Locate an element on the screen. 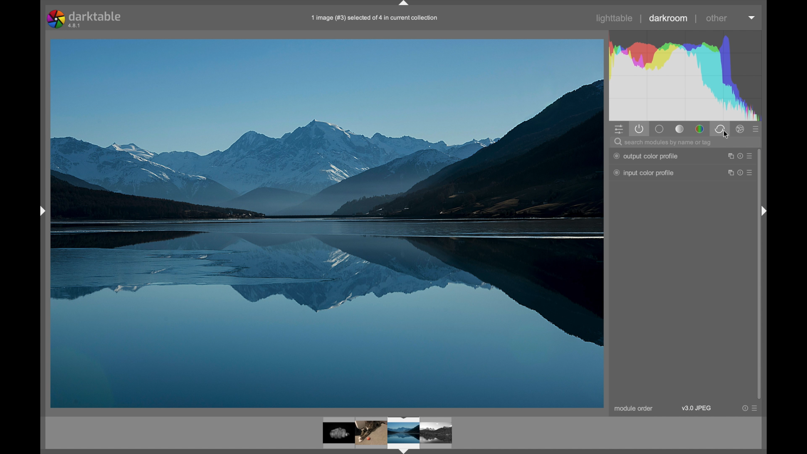  darktable is located at coordinates (84, 19).